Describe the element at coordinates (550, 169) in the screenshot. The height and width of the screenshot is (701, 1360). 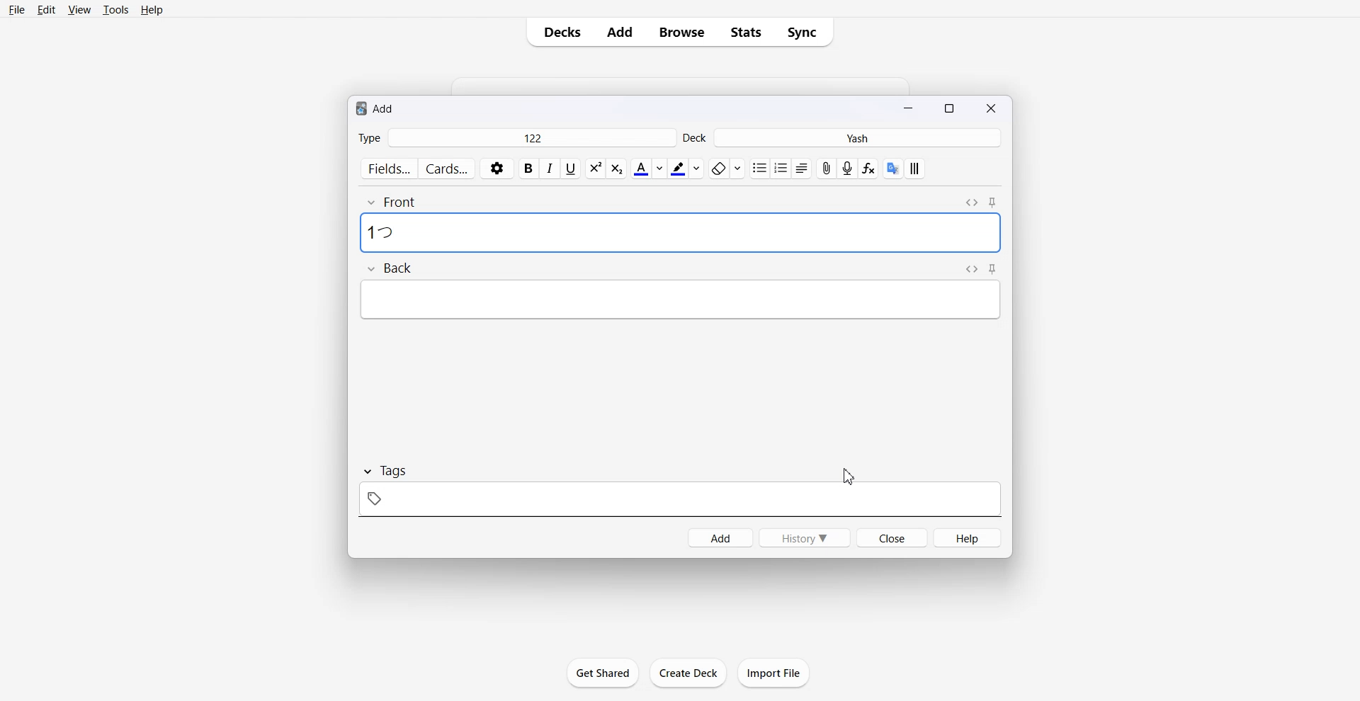
I see `Italic` at that location.